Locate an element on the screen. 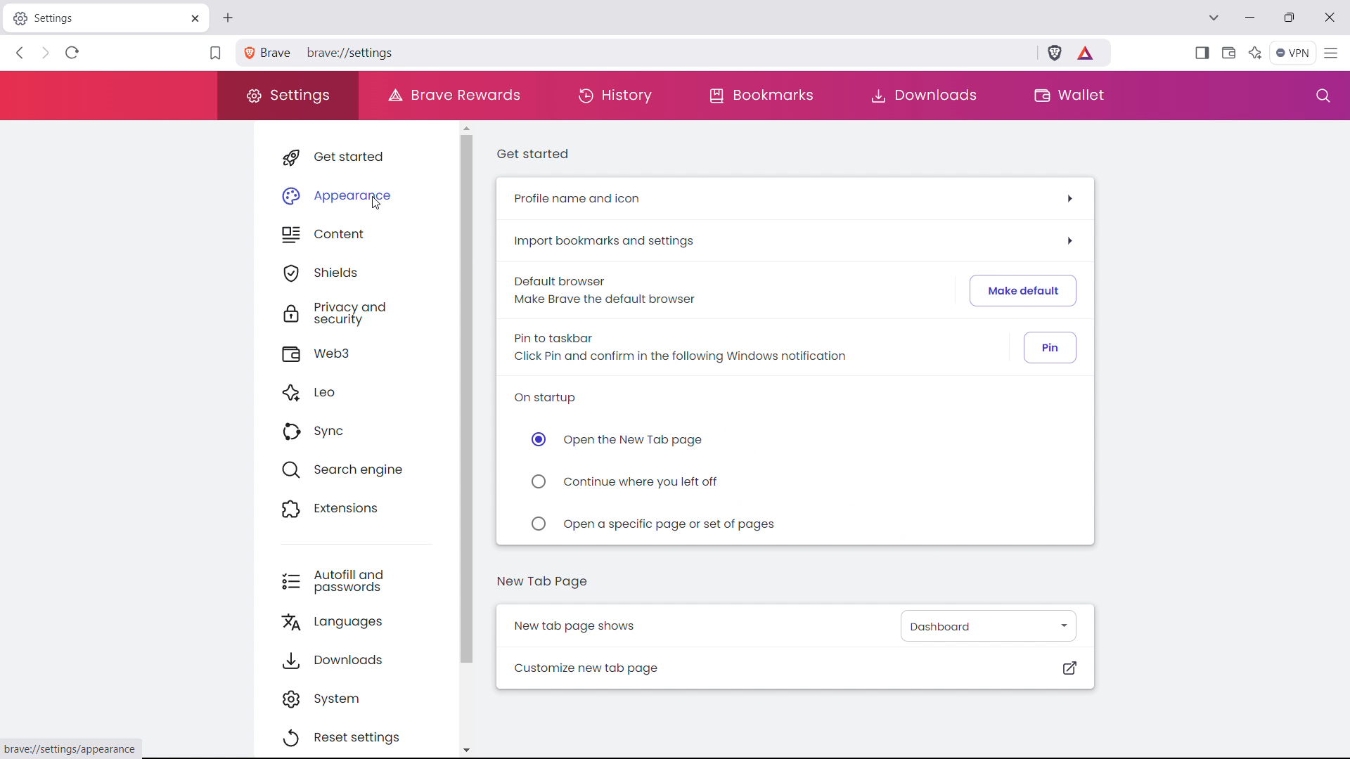  settings is located at coordinates (288, 96).